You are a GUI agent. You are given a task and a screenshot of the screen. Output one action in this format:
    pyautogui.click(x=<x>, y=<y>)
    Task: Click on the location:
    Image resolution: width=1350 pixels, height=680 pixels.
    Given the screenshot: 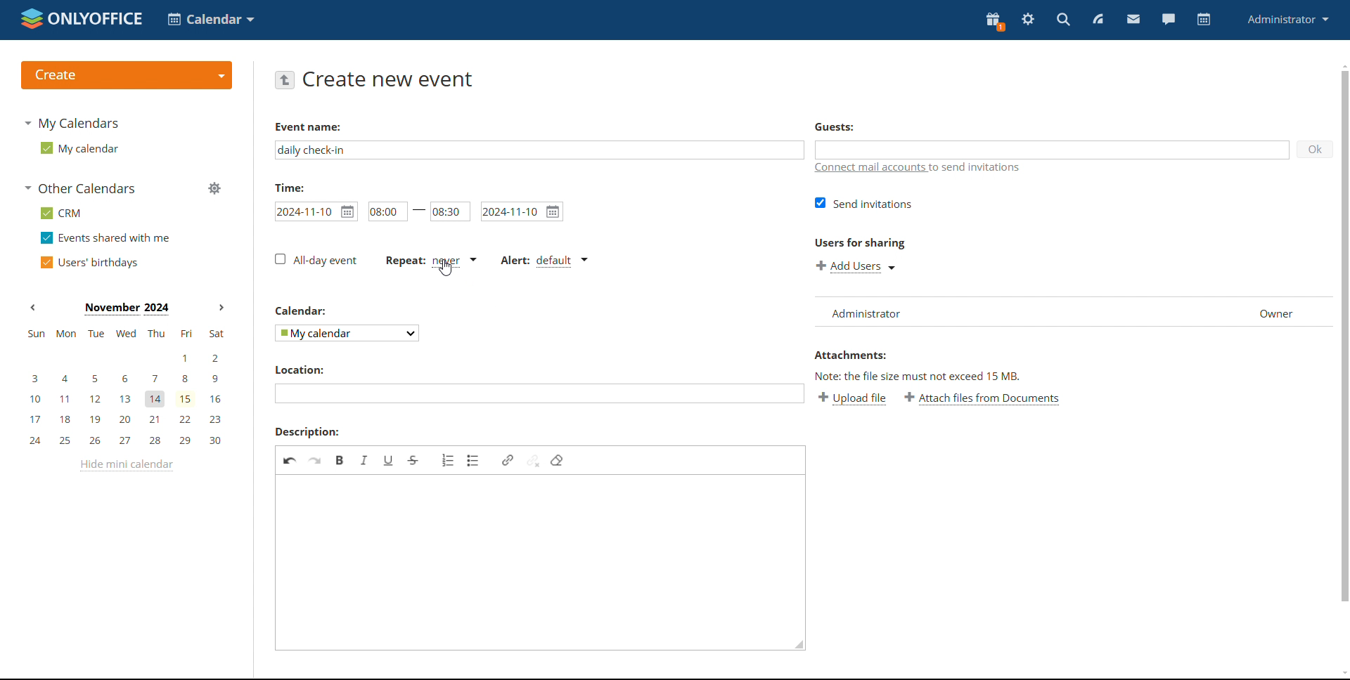 What is the action you would take?
    pyautogui.click(x=315, y=370)
    